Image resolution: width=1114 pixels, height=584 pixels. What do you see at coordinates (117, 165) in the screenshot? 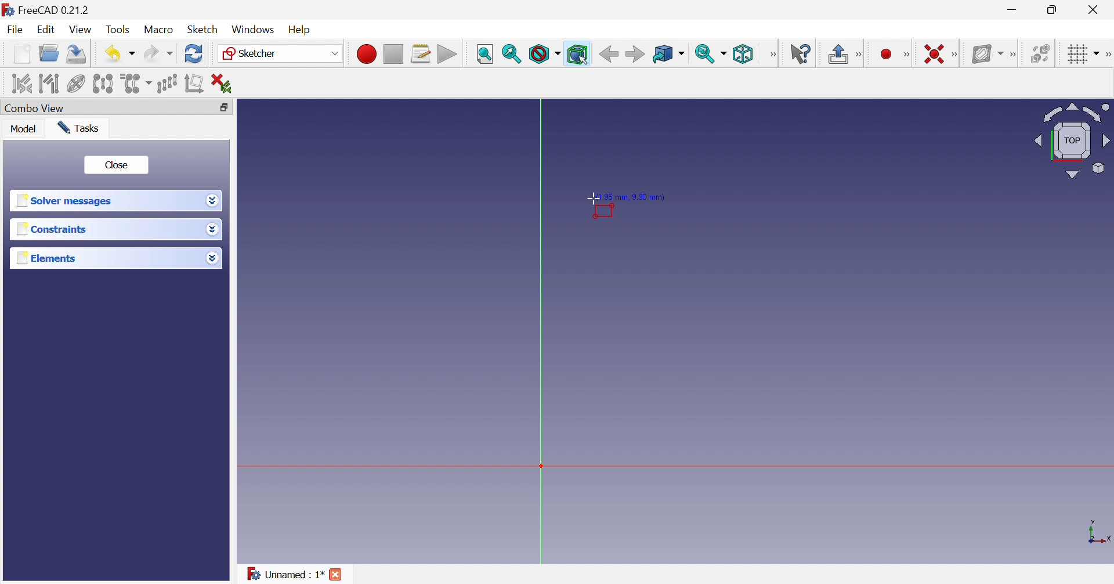
I see `Close` at bounding box center [117, 165].